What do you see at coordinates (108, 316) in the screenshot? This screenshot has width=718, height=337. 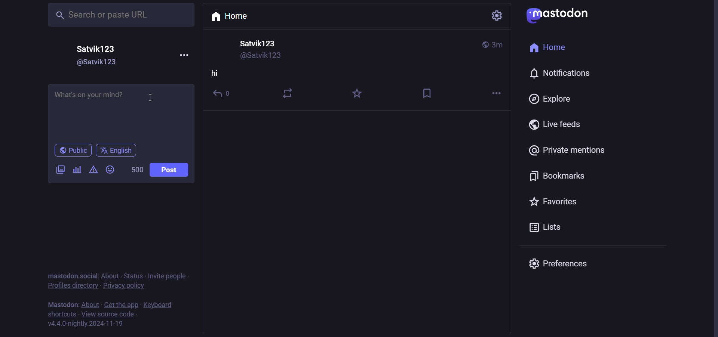 I see `source code` at bounding box center [108, 316].